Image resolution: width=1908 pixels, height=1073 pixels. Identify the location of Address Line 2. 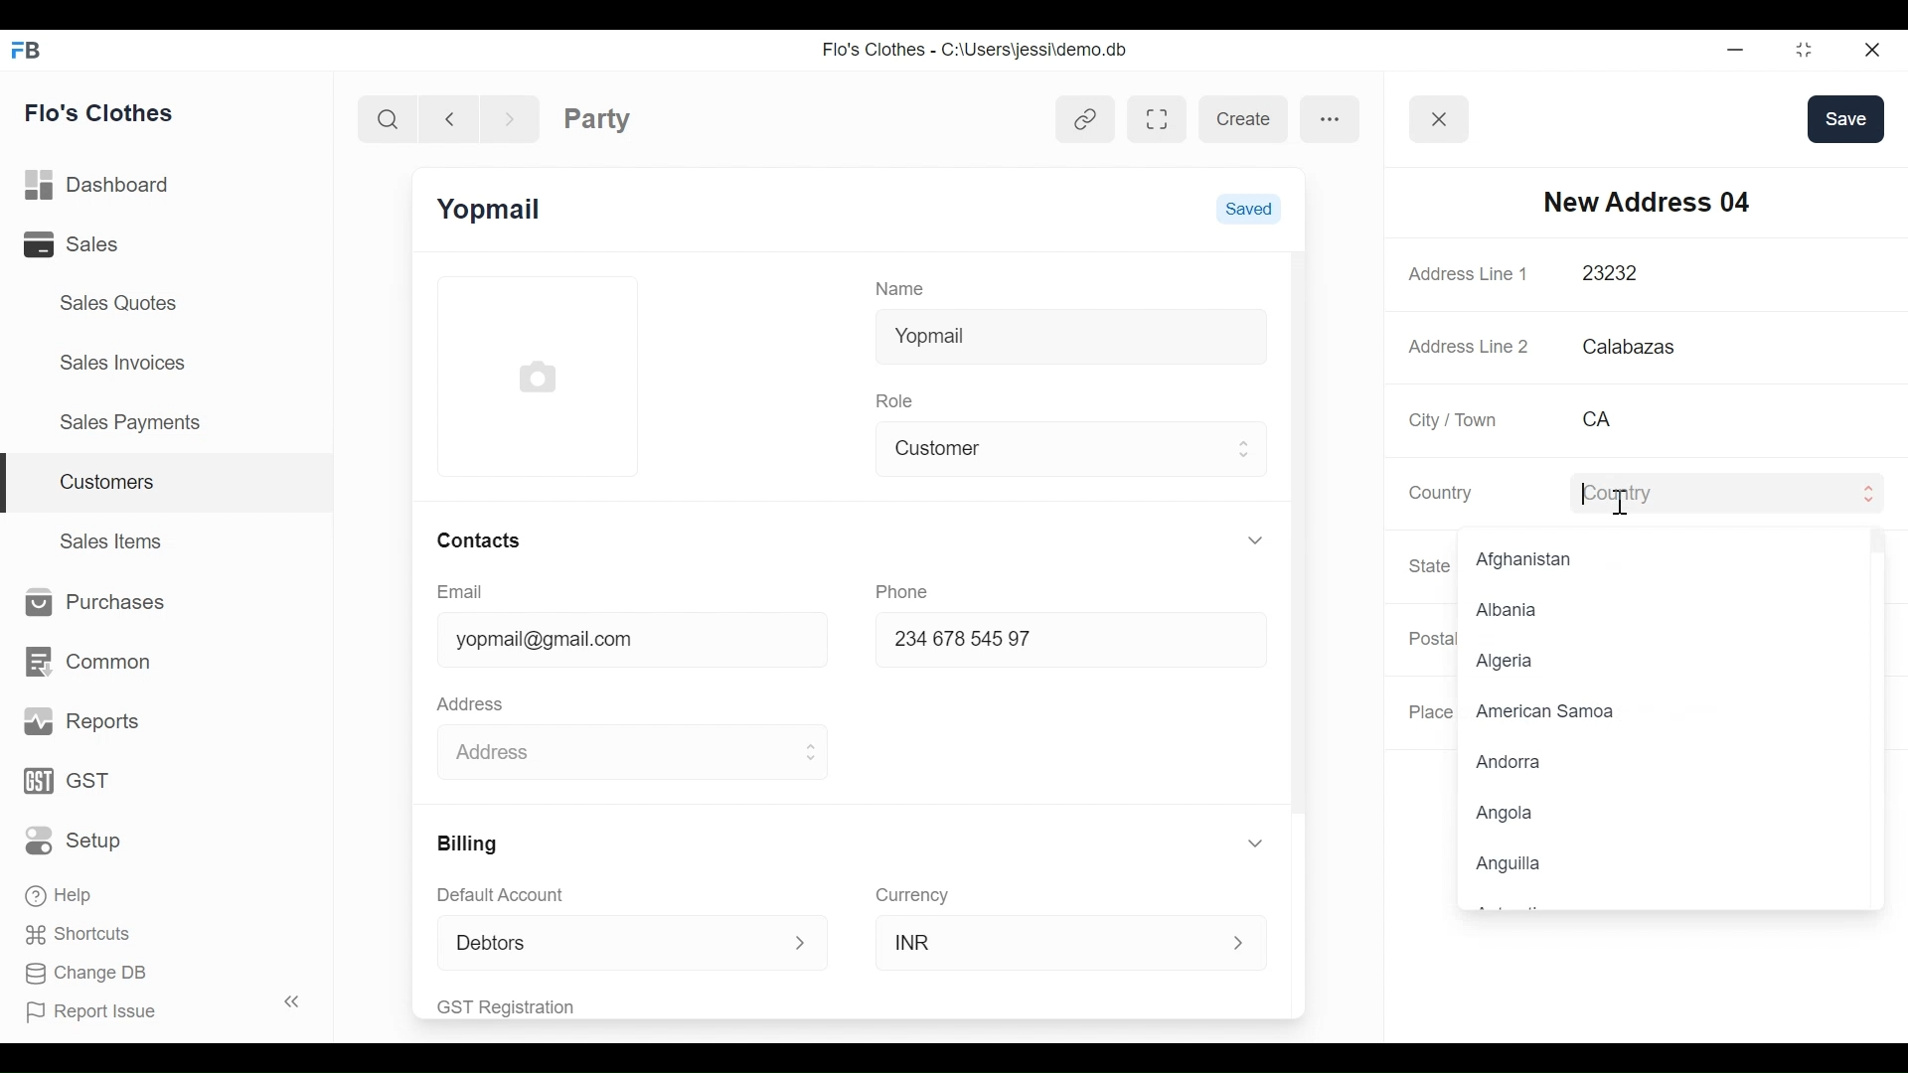
(1470, 341).